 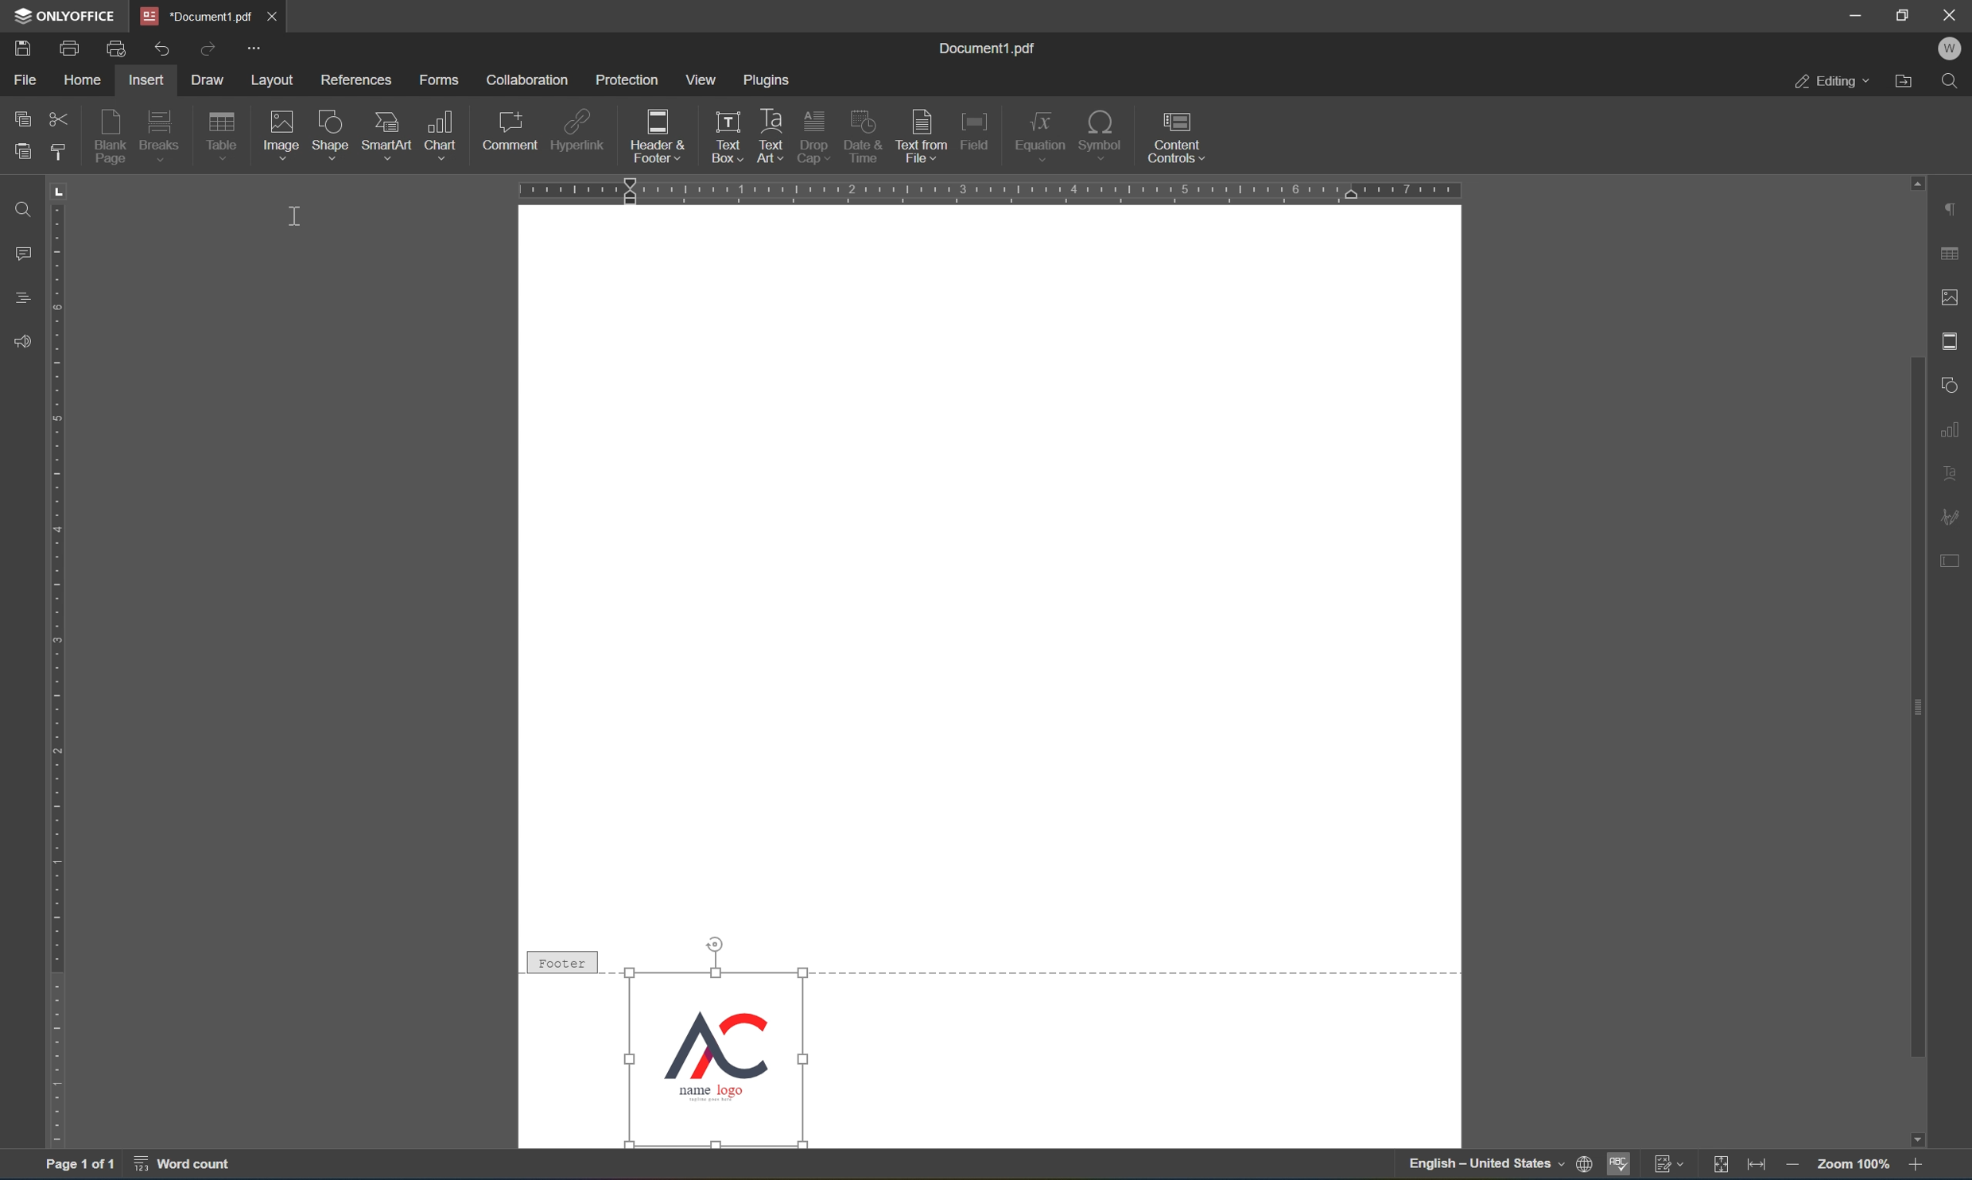 I want to click on zoom 100%, so click(x=1851, y=1165).